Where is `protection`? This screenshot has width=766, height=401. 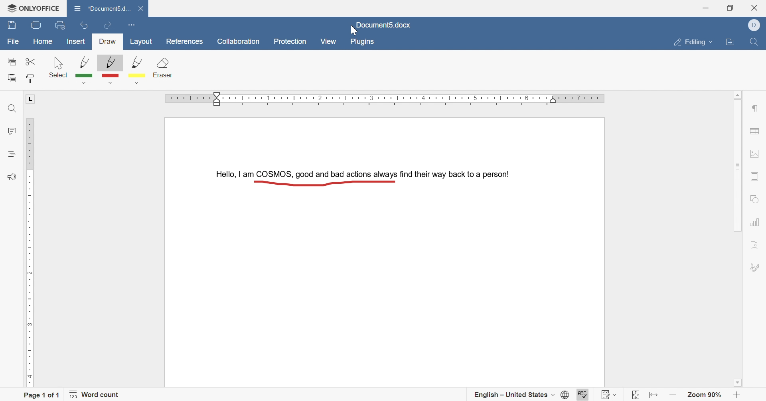 protection is located at coordinates (292, 42).